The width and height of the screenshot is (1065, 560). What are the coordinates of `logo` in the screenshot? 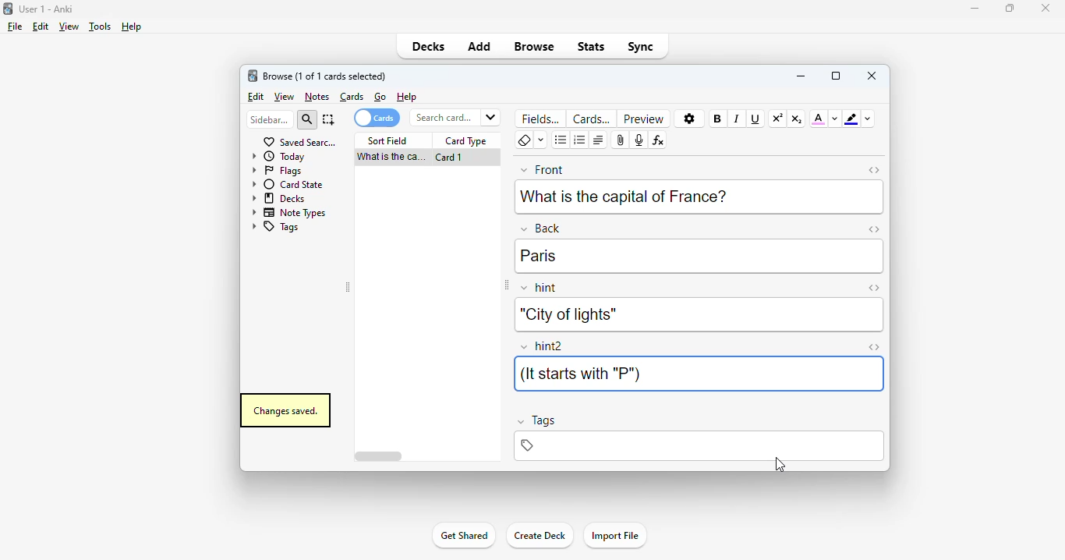 It's located at (252, 75).